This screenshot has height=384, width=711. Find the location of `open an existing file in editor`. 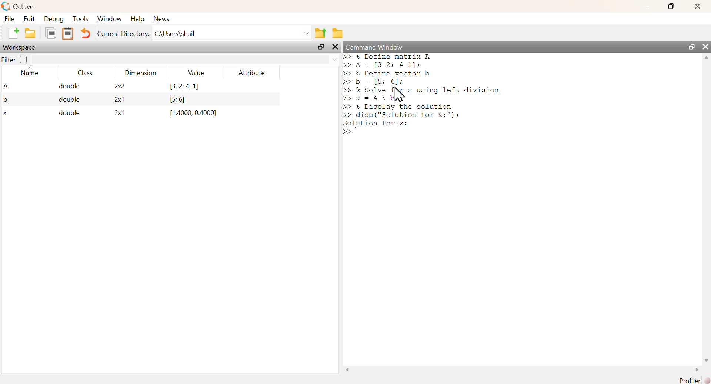

open an existing file in editor is located at coordinates (30, 34).